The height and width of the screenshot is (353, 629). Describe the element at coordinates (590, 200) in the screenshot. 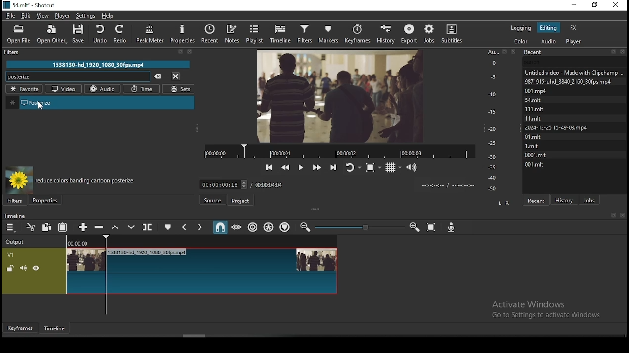

I see `jobs` at that location.